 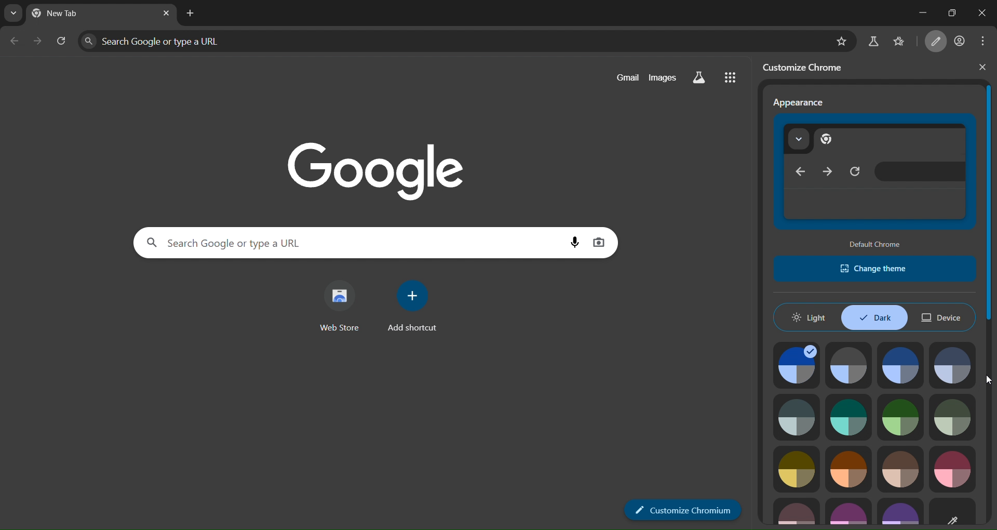 What do you see at coordinates (193, 13) in the screenshot?
I see `new tab` at bounding box center [193, 13].